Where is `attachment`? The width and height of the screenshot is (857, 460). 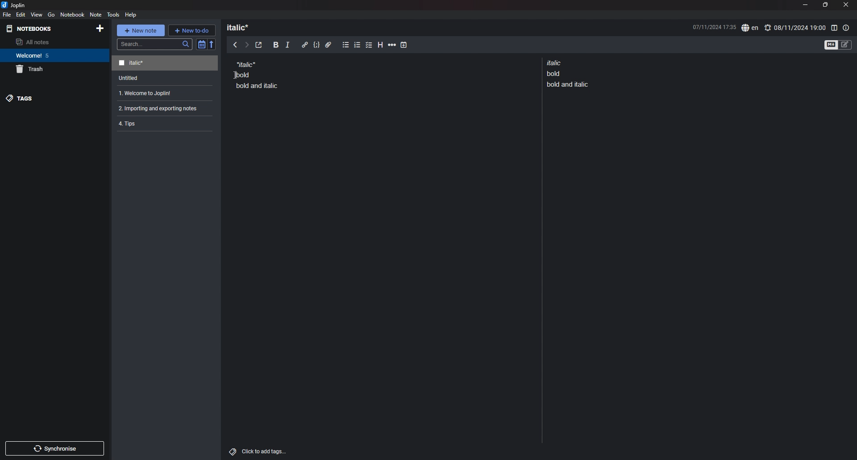 attachment is located at coordinates (329, 45).